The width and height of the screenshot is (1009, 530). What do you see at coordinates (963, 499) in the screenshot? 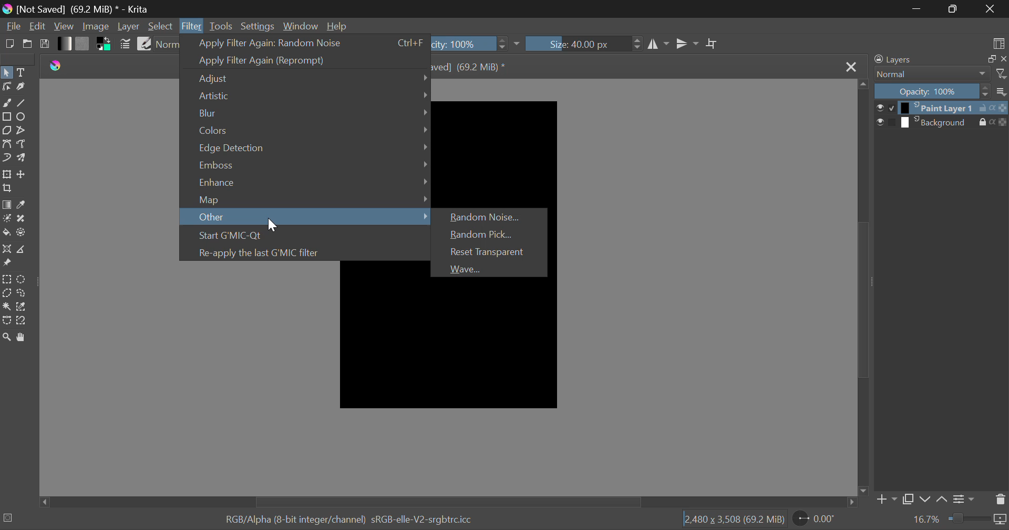
I see `Settings` at bounding box center [963, 499].